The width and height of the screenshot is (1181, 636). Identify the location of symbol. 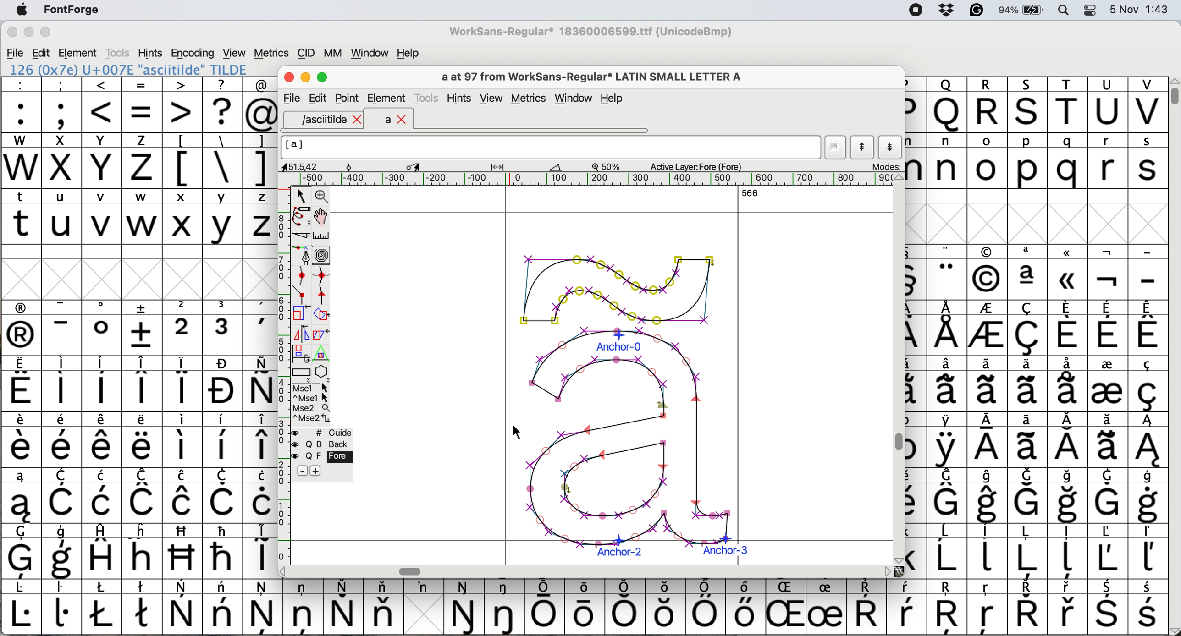
(20, 496).